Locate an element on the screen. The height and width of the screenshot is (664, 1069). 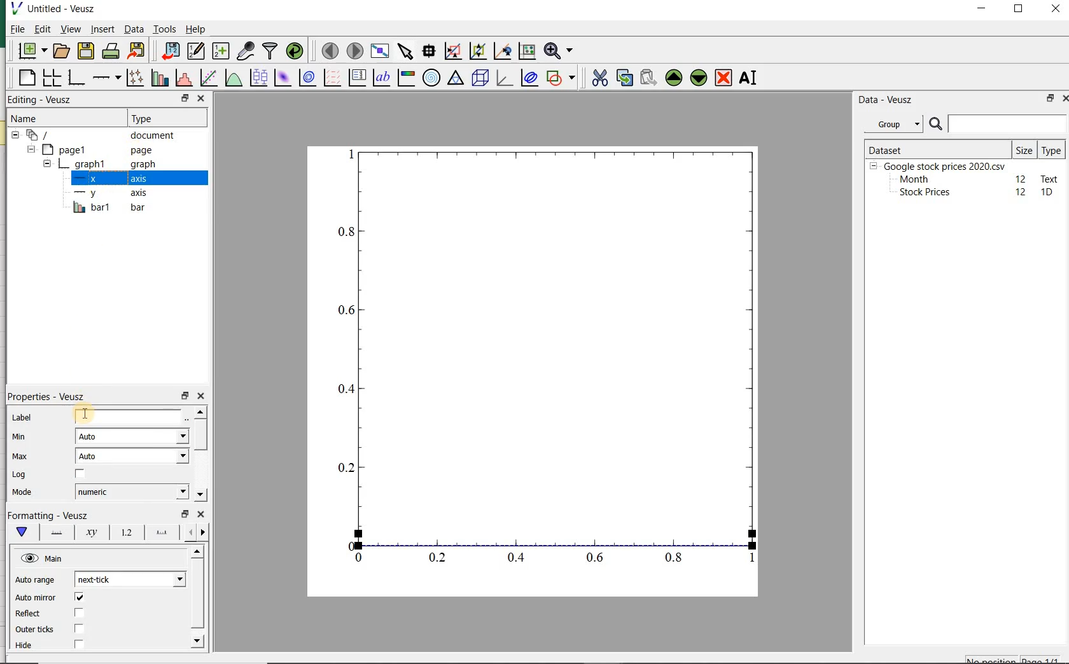
Editing - Veusz is located at coordinates (41, 100).